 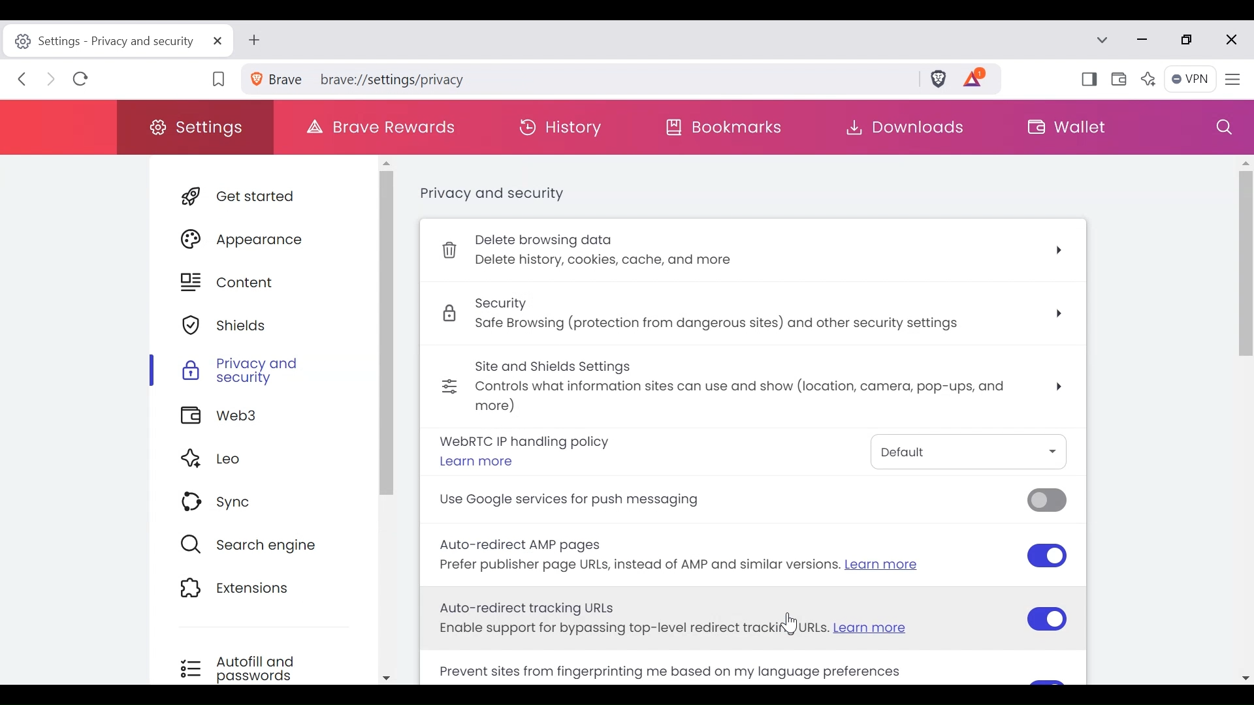 I want to click on Extensions, so click(x=256, y=590).